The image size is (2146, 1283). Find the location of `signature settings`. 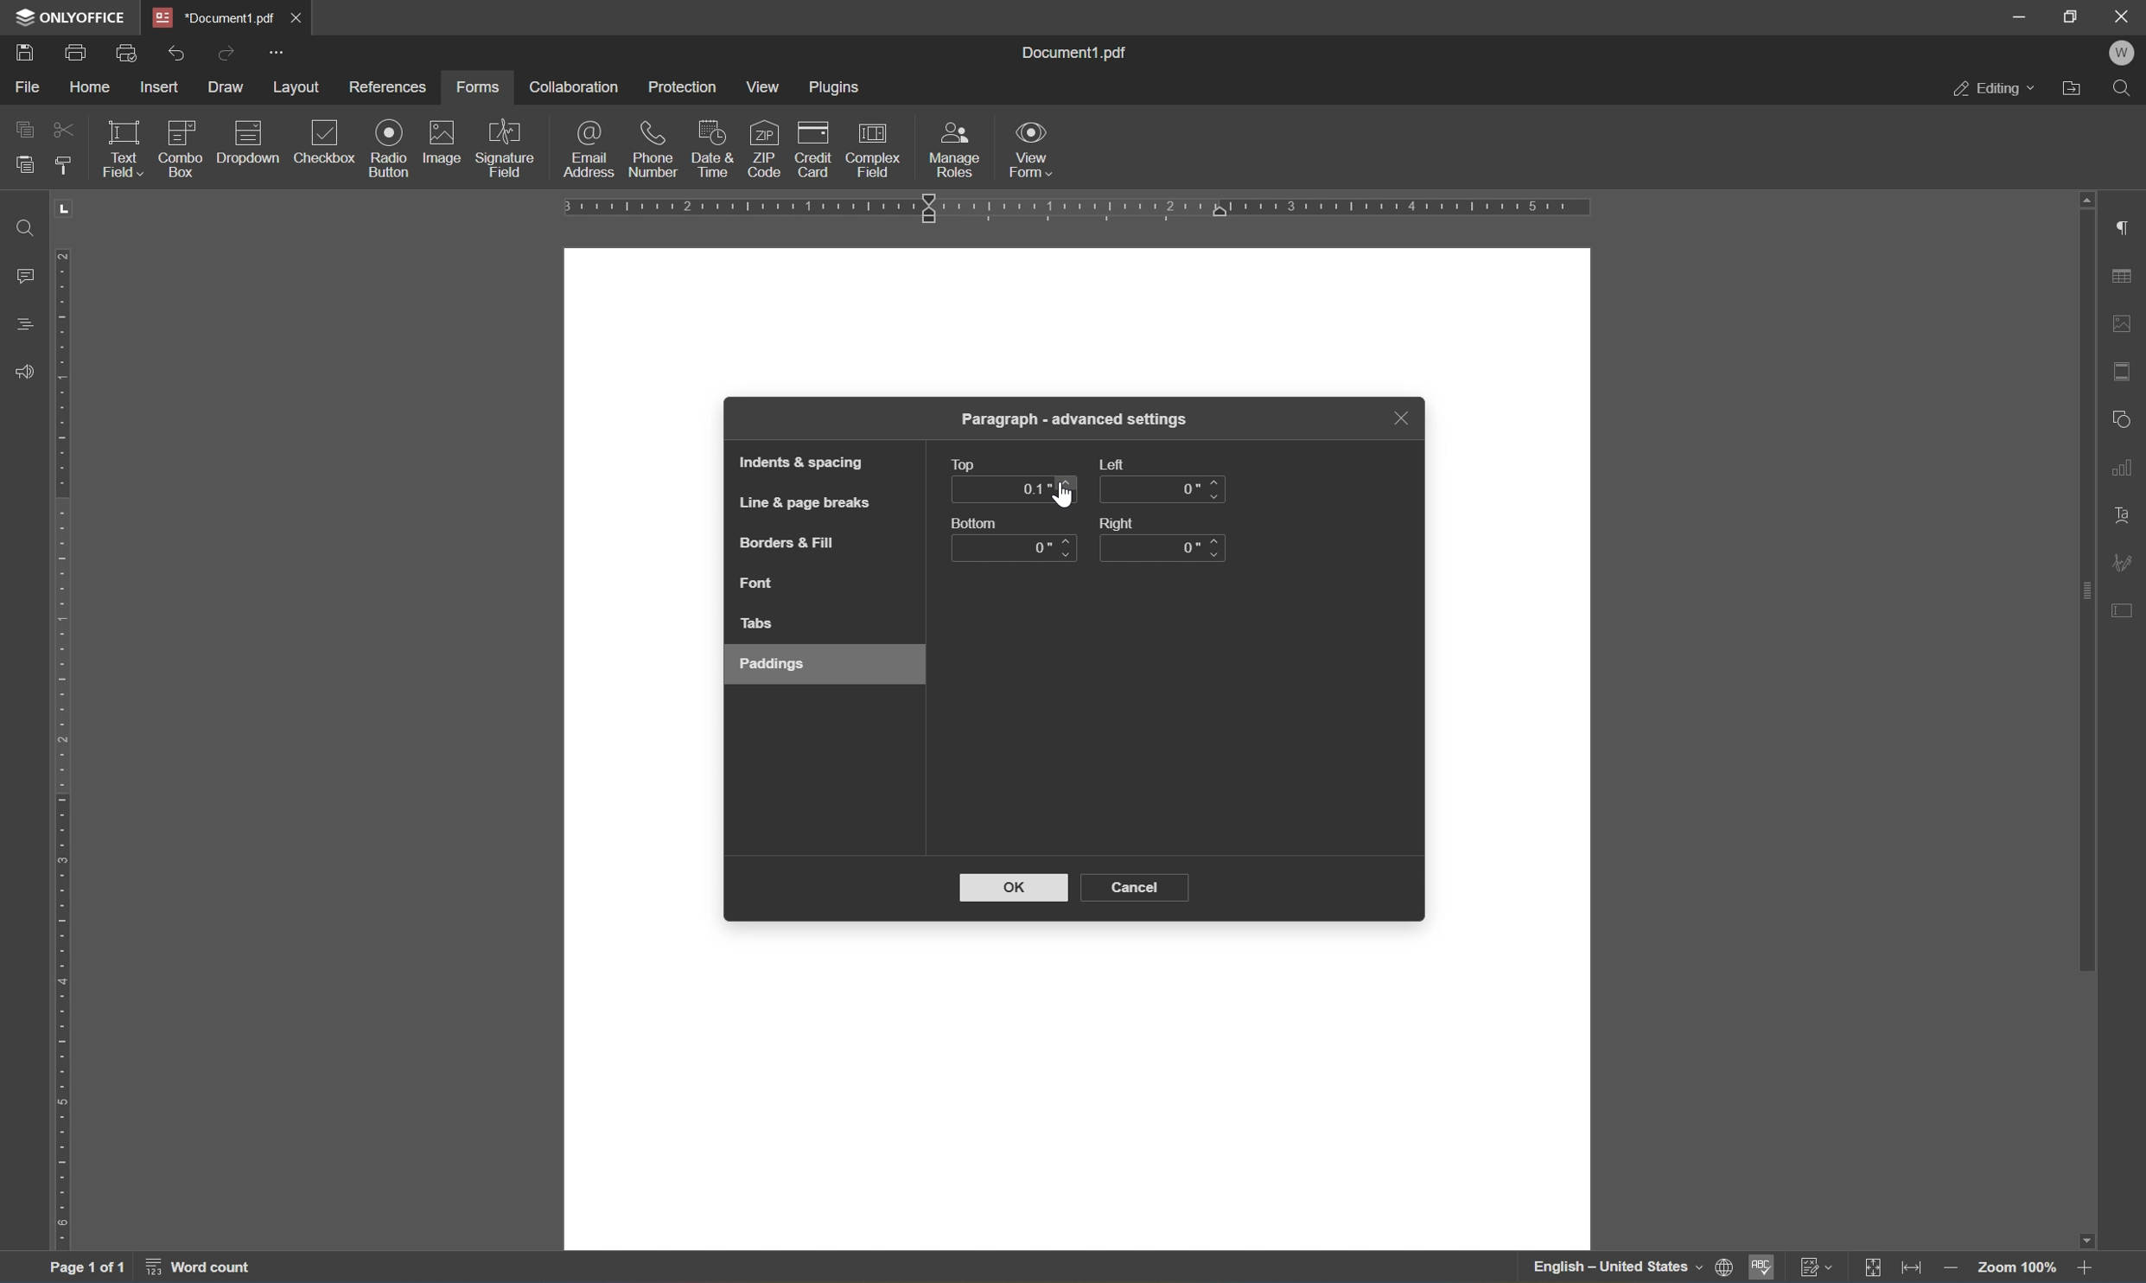

signature settings is located at coordinates (2127, 563).